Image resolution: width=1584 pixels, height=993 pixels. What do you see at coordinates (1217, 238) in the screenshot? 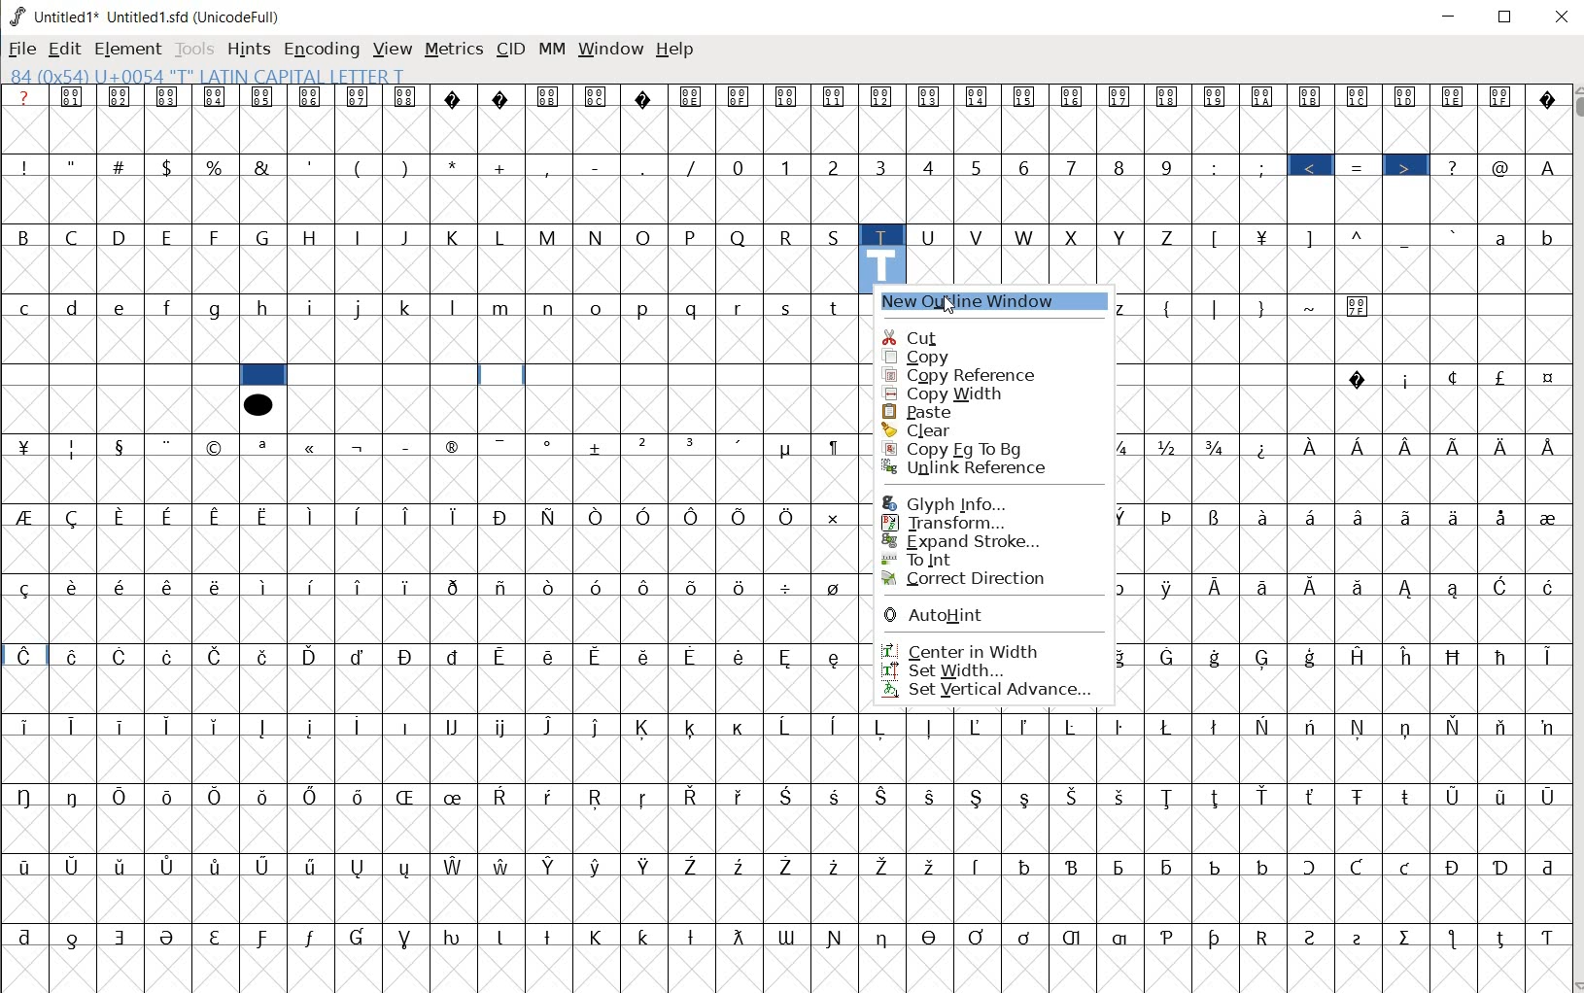
I see `[` at bounding box center [1217, 238].